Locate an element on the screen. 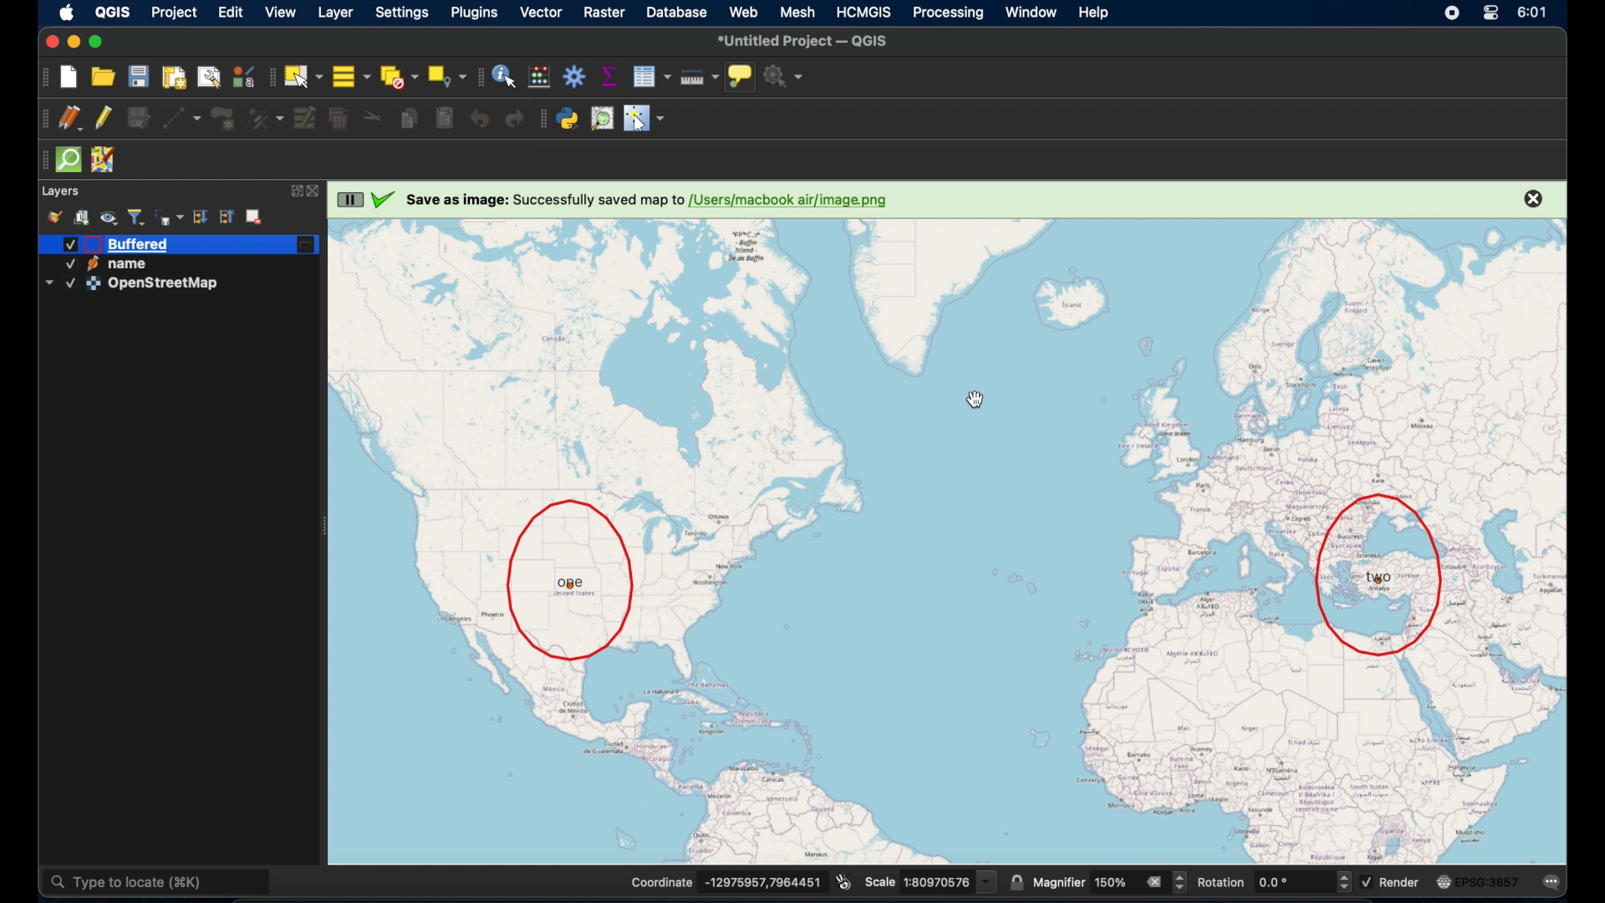  Scale is located at coordinates (880, 882).